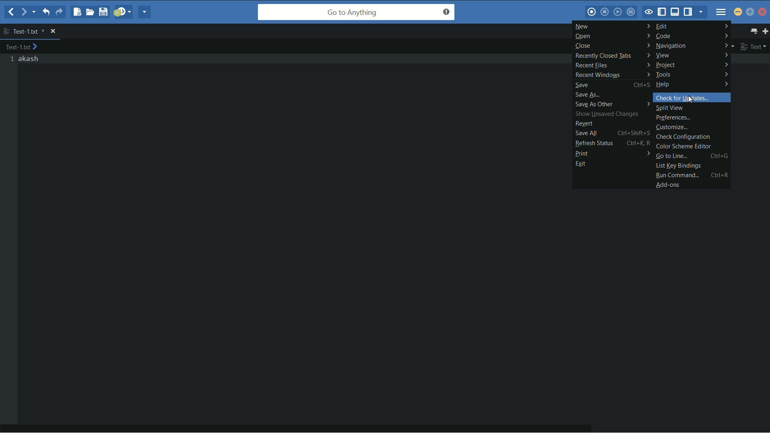 This screenshot has height=433, width=770. I want to click on split view, so click(692, 107).